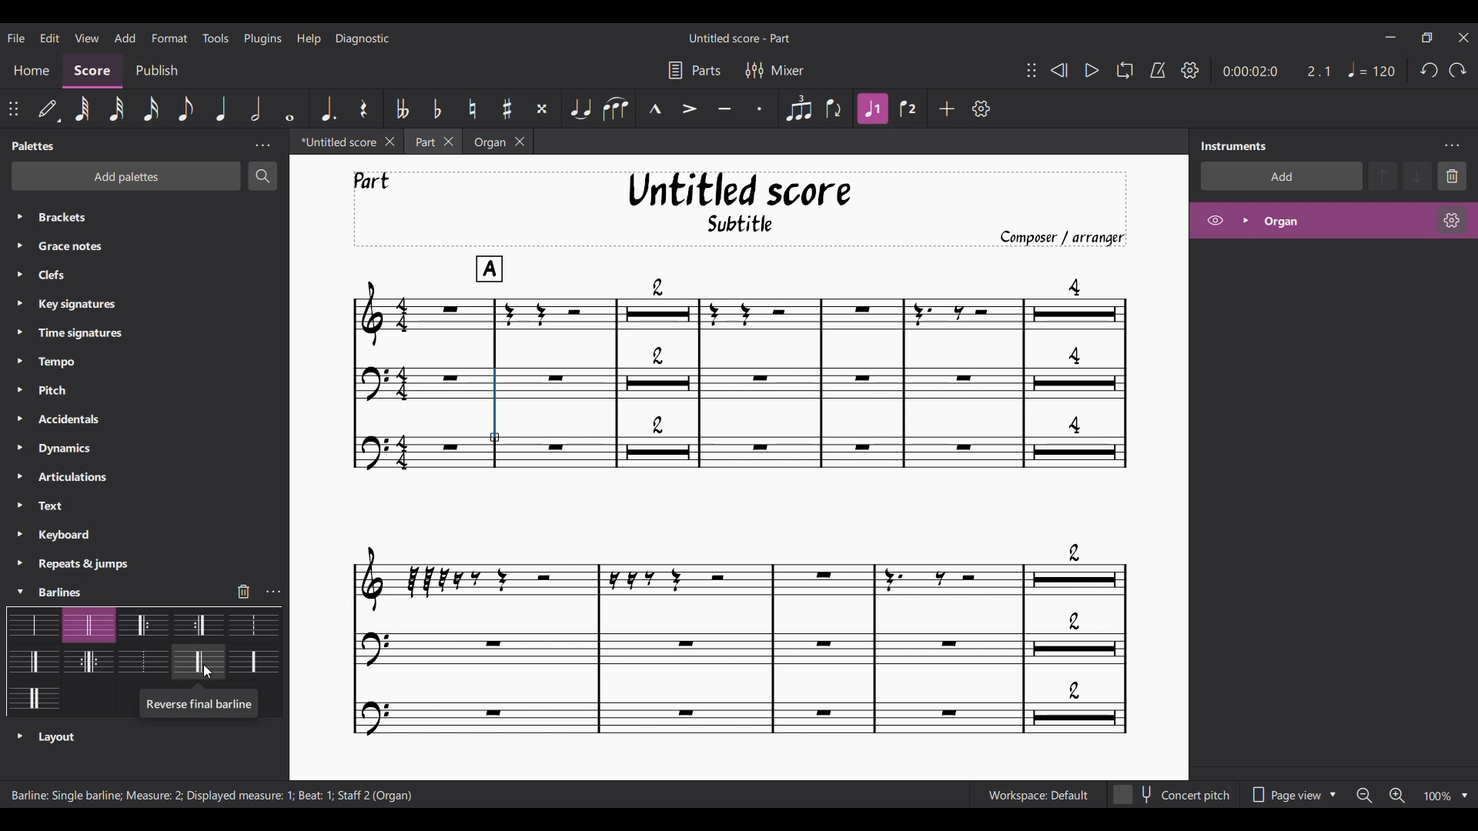 The height and width of the screenshot is (831, 1478). Describe the element at coordinates (1190, 69) in the screenshot. I see `Playback settings` at that location.